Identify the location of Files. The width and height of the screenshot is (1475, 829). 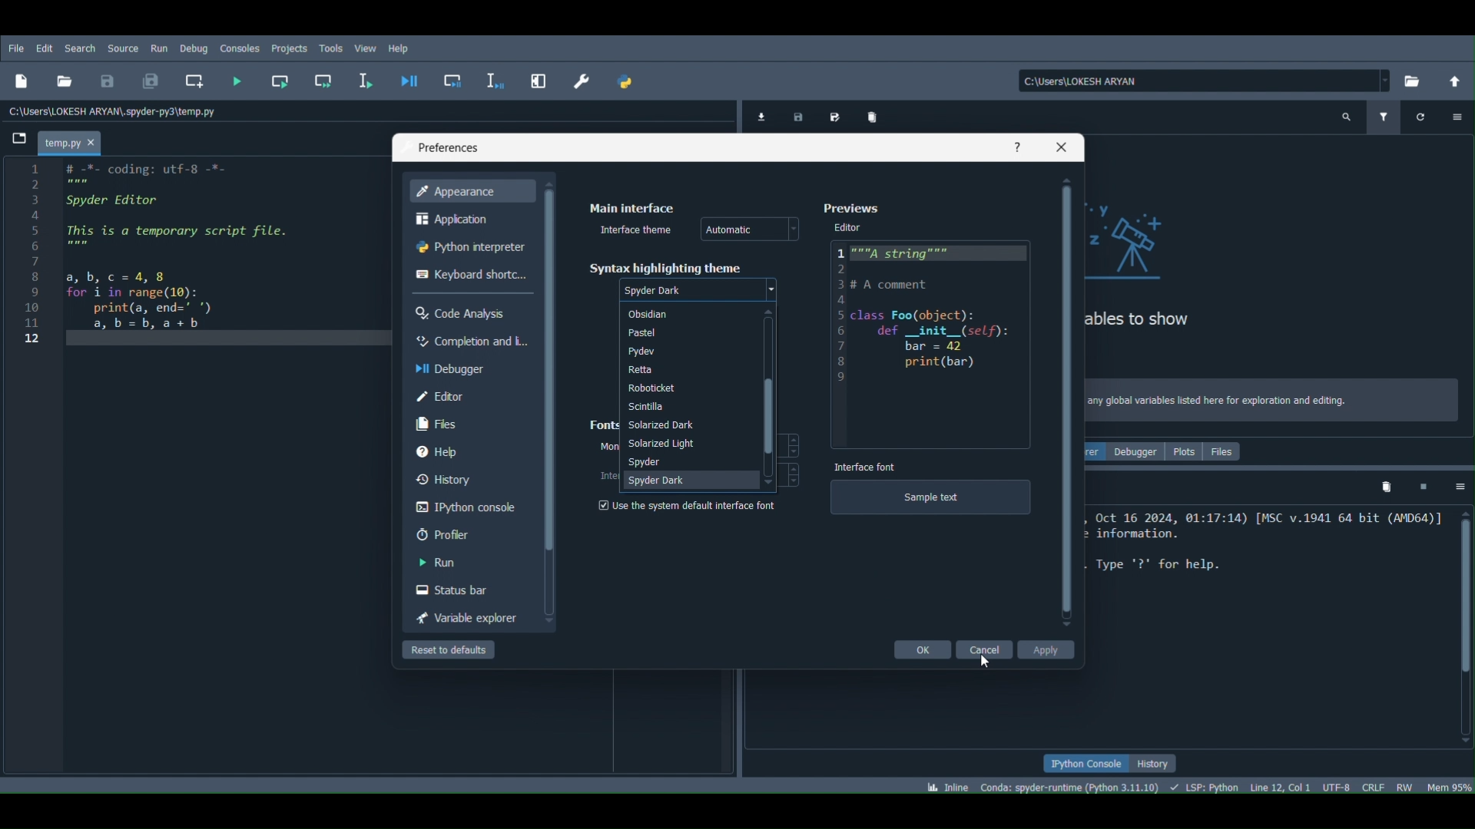
(1230, 451).